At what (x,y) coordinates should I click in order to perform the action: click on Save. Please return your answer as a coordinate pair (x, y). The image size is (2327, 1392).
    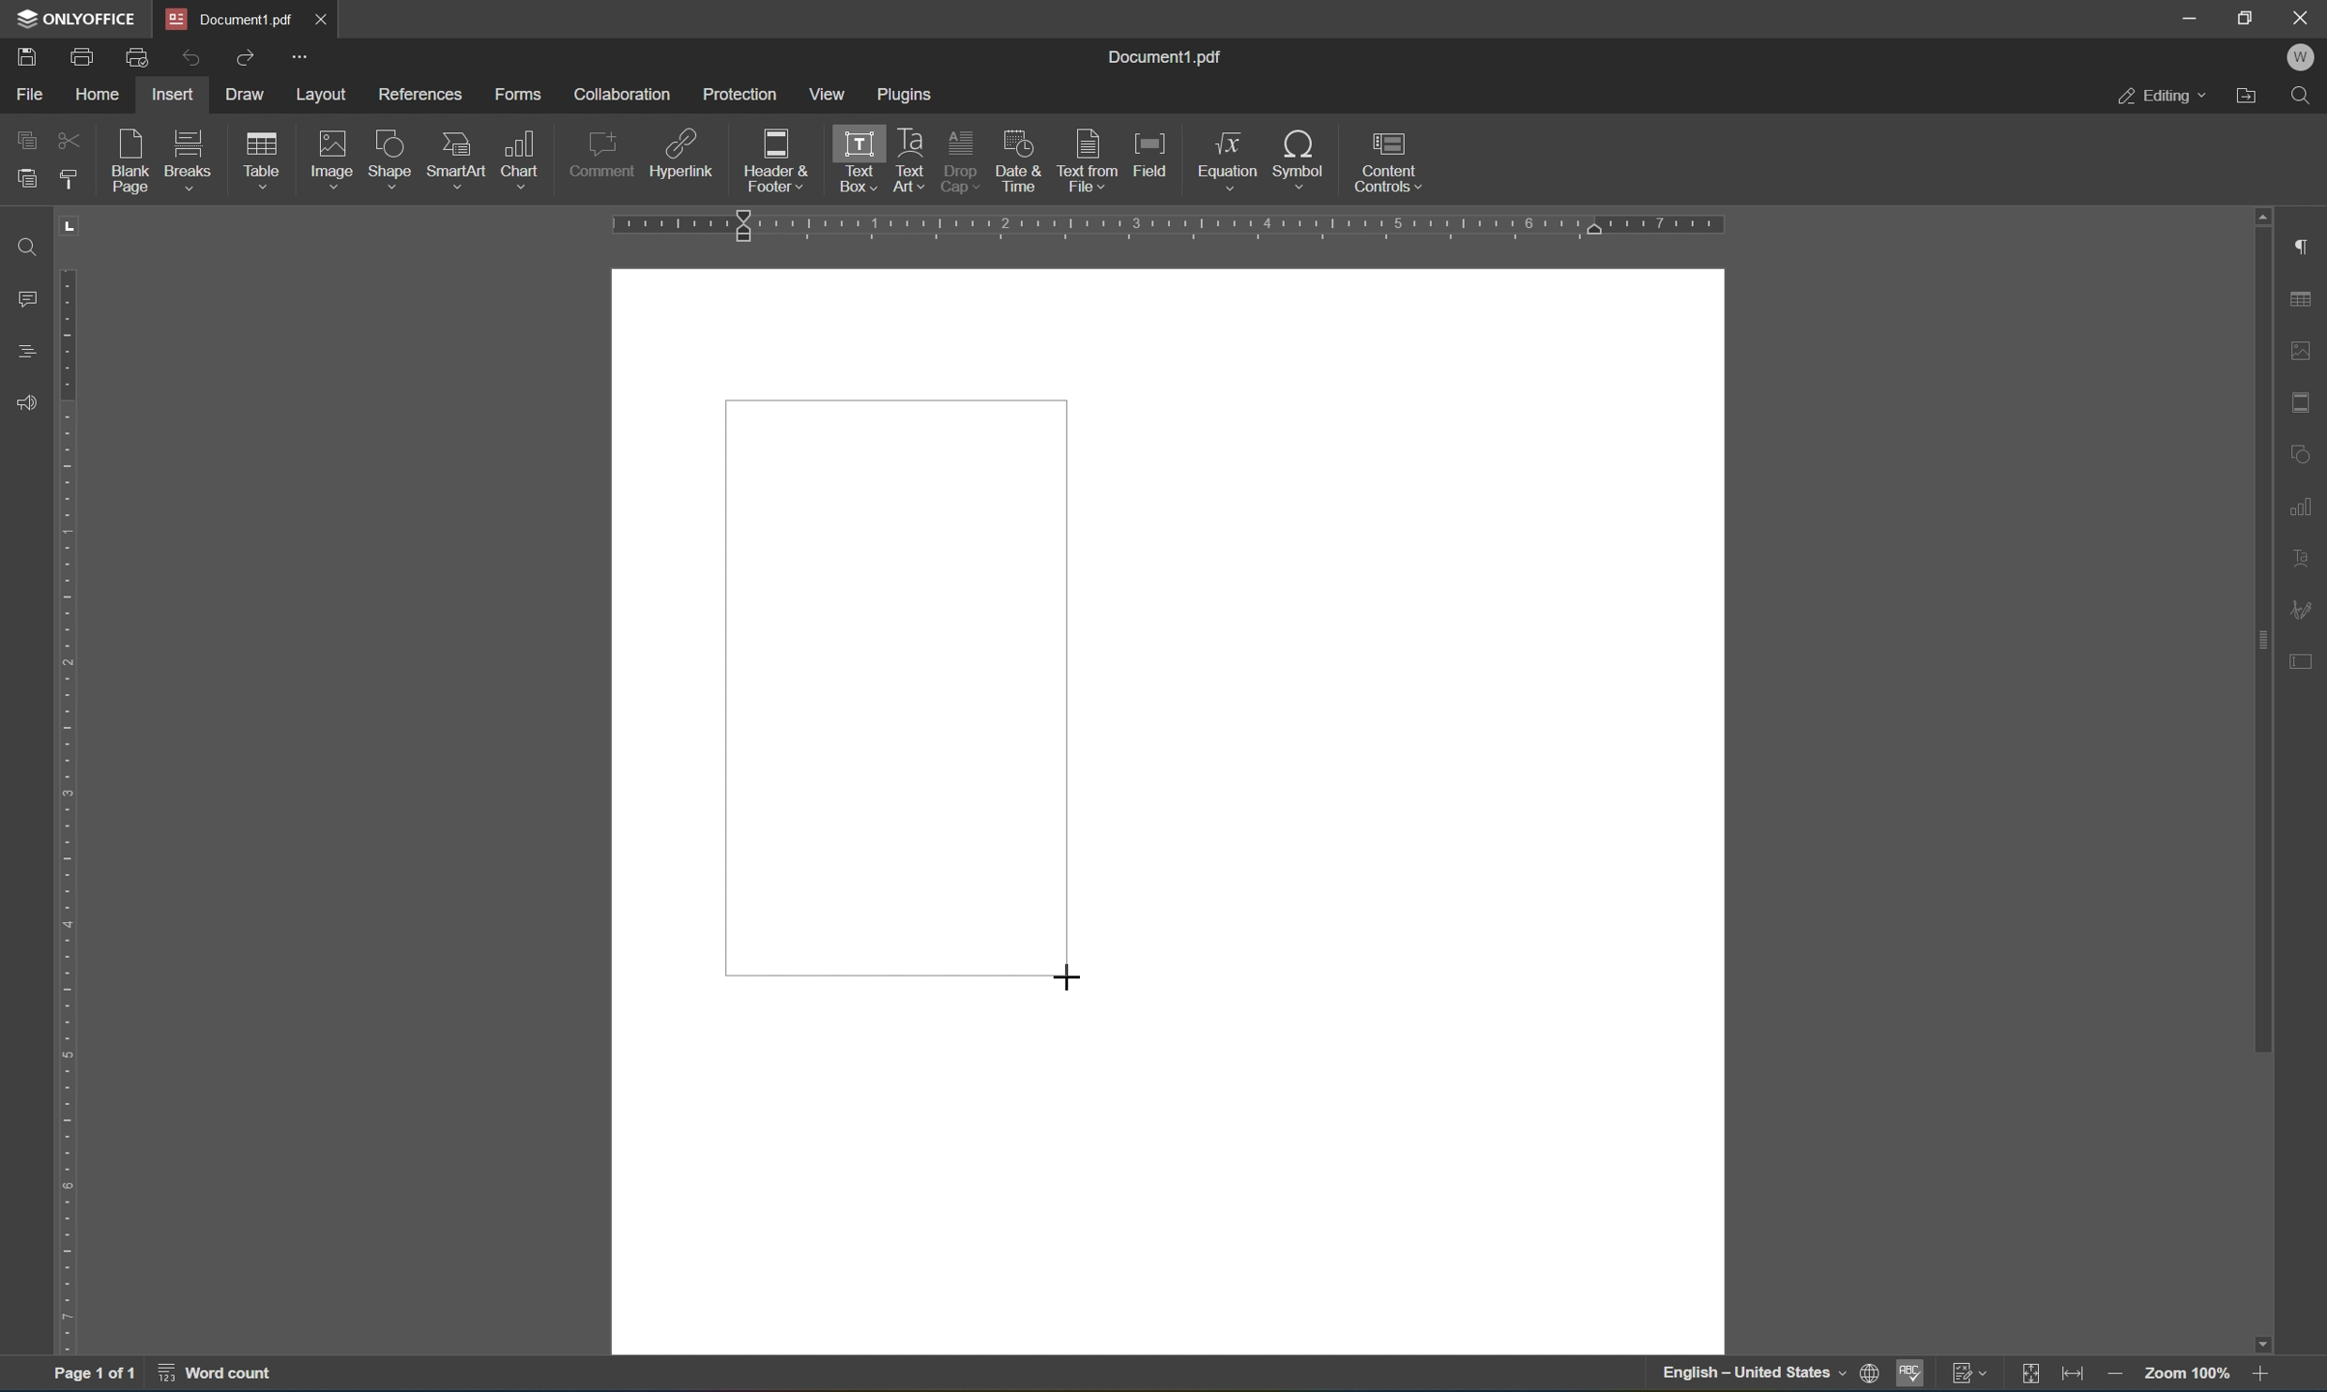
    Looking at the image, I should click on (28, 57).